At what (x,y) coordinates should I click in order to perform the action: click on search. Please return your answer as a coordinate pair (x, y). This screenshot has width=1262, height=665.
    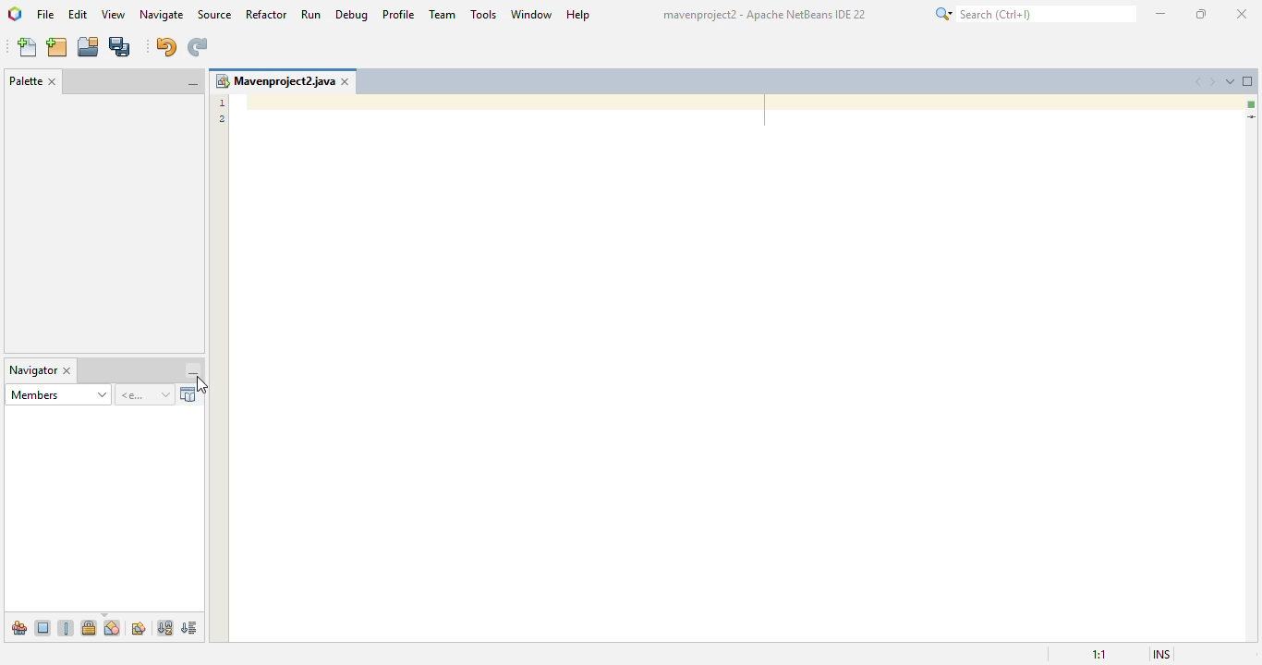
    Looking at the image, I should click on (1035, 13).